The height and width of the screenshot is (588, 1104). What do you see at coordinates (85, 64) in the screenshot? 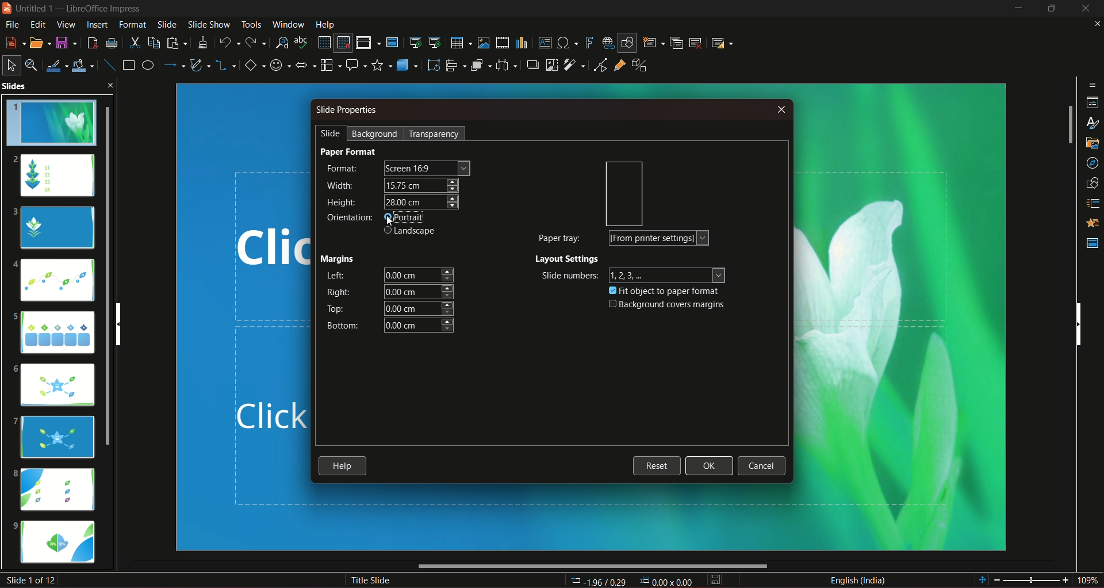
I see `fill color` at bounding box center [85, 64].